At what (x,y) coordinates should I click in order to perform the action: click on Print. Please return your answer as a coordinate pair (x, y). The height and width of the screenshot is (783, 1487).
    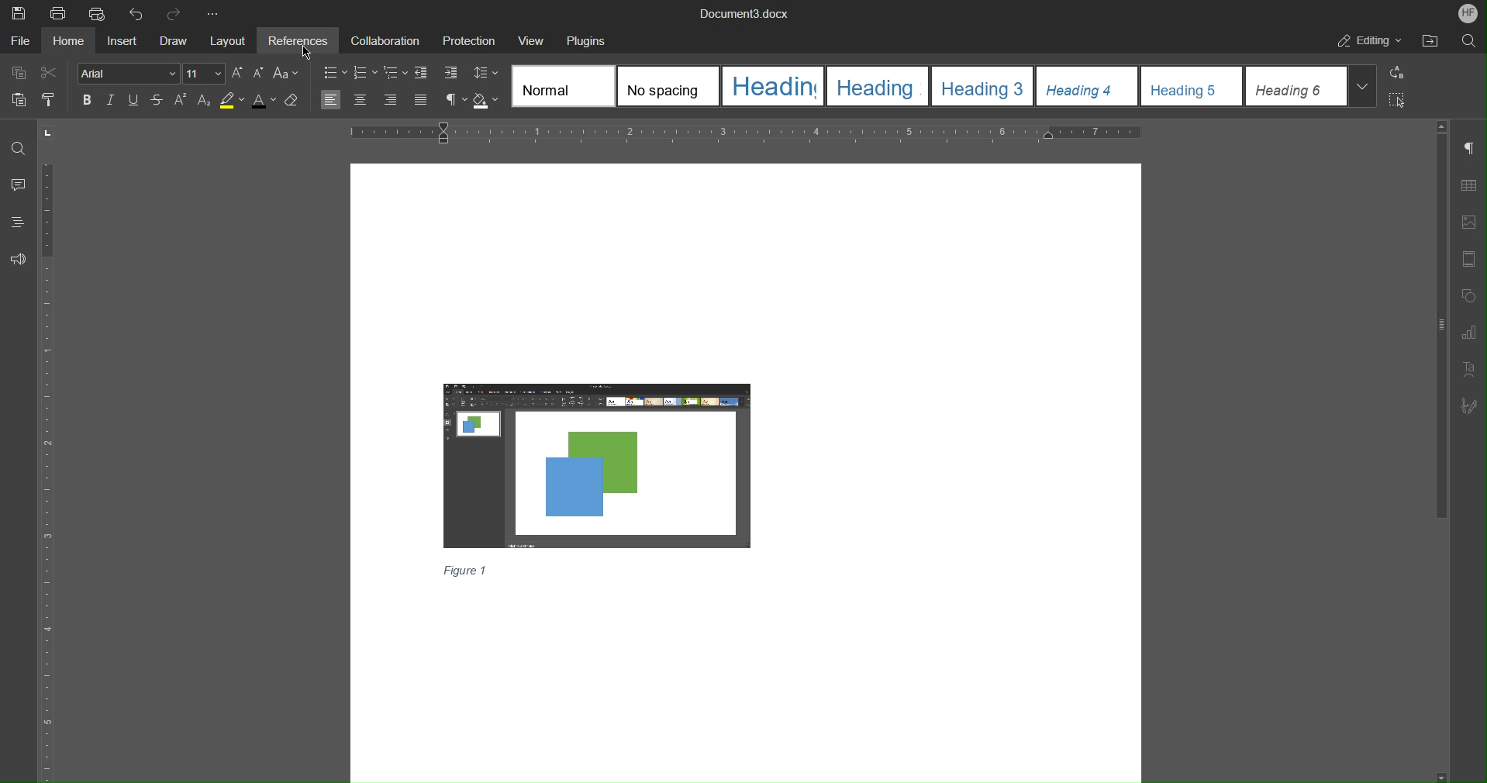
    Looking at the image, I should click on (59, 13).